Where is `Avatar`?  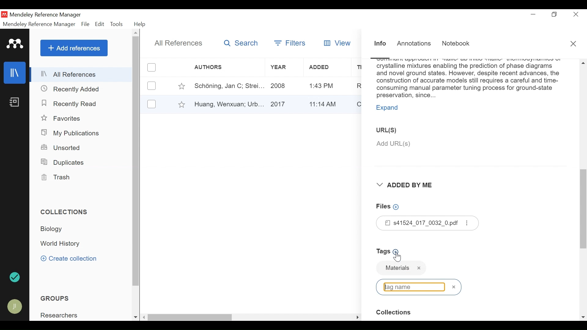
Avatar is located at coordinates (15, 307).